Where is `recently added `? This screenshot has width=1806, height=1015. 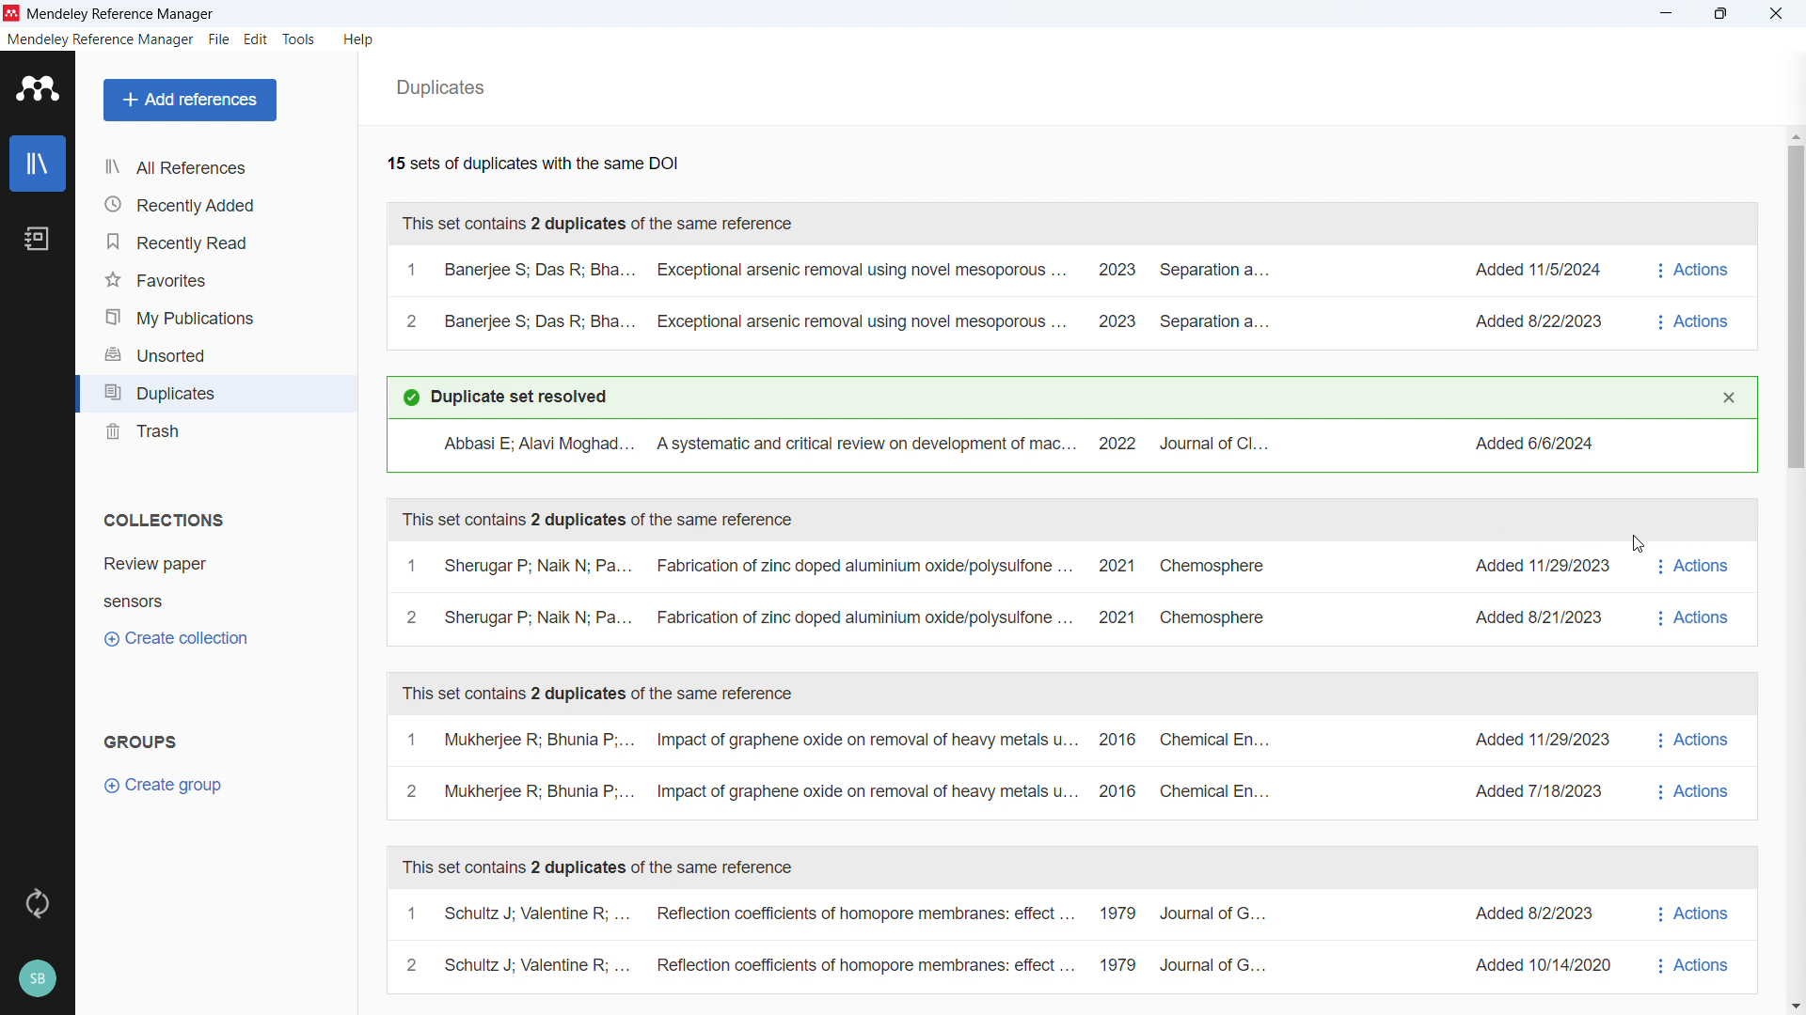
recently added  is located at coordinates (214, 205).